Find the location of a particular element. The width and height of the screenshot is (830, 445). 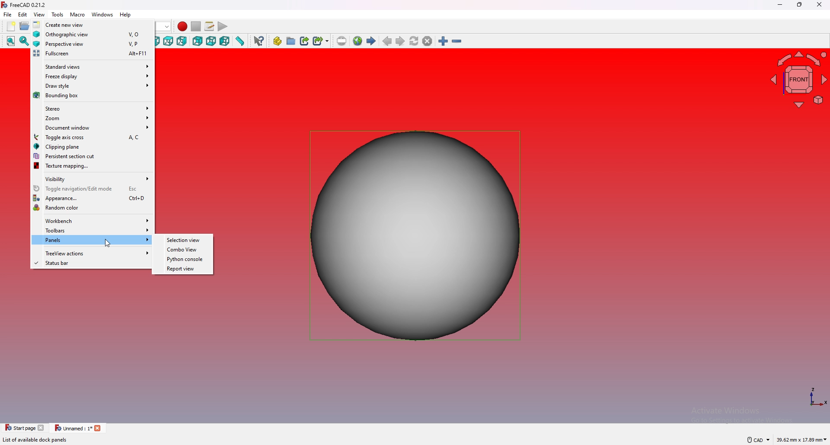

macros is located at coordinates (209, 26).